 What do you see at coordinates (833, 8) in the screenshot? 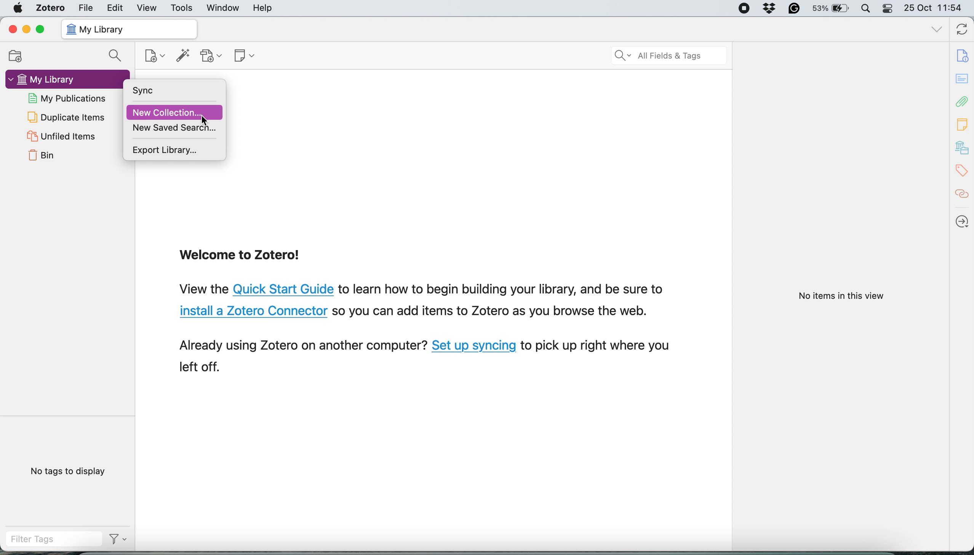
I see `53% battery` at bounding box center [833, 8].